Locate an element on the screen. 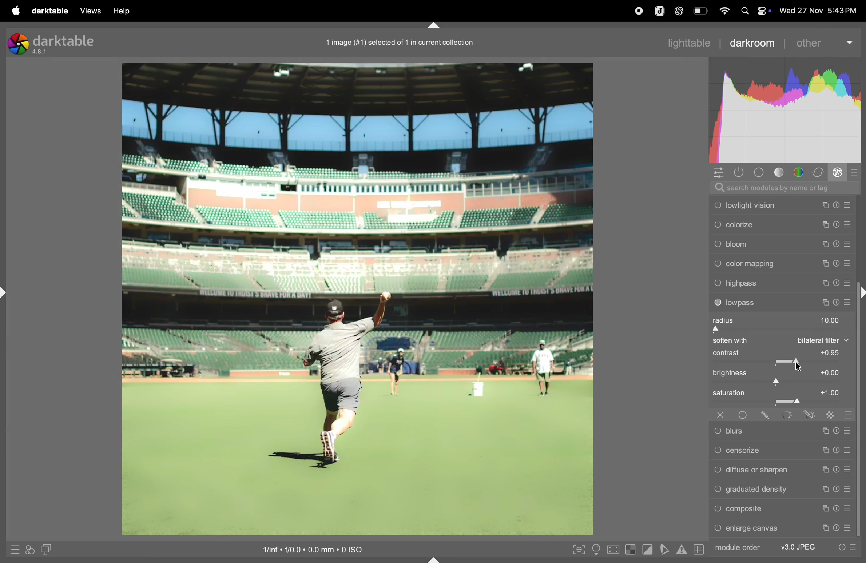  shift+ctrl+t is located at coordinates (434, 25).